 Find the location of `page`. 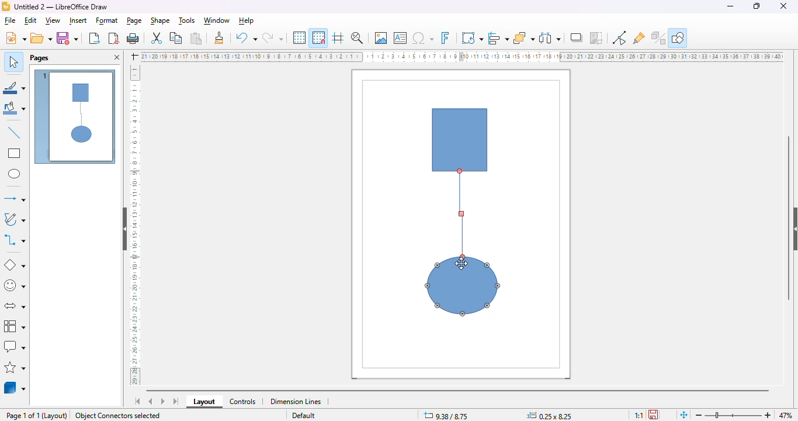

page is located at coordinates (135, 20).